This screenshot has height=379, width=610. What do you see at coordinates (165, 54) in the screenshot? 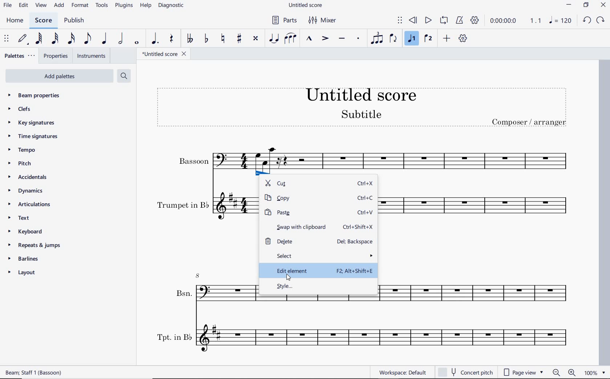
I see `file name` at bounding box center [165, 54].